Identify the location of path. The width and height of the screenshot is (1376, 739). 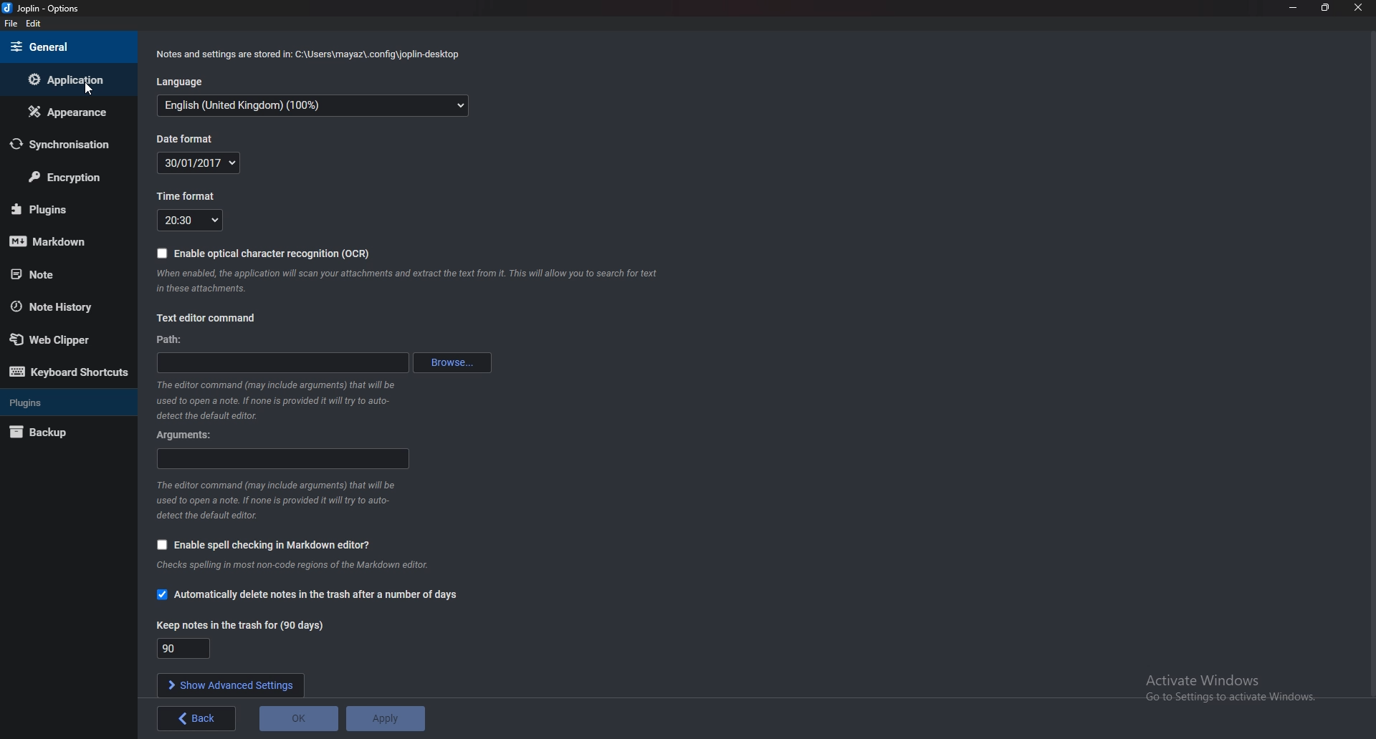
(284, 362).